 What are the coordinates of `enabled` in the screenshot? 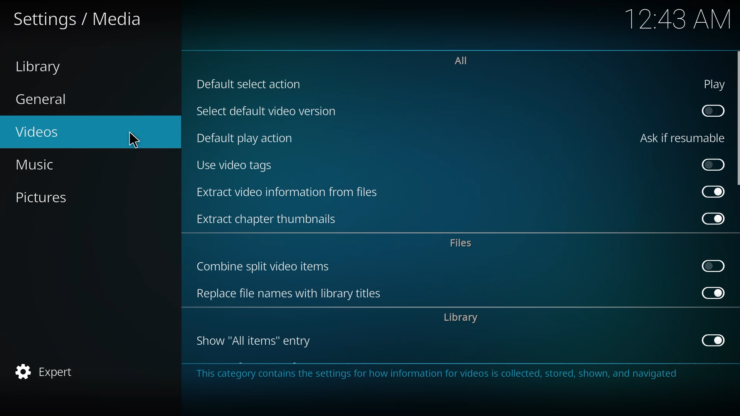 It's located at (713, 293).